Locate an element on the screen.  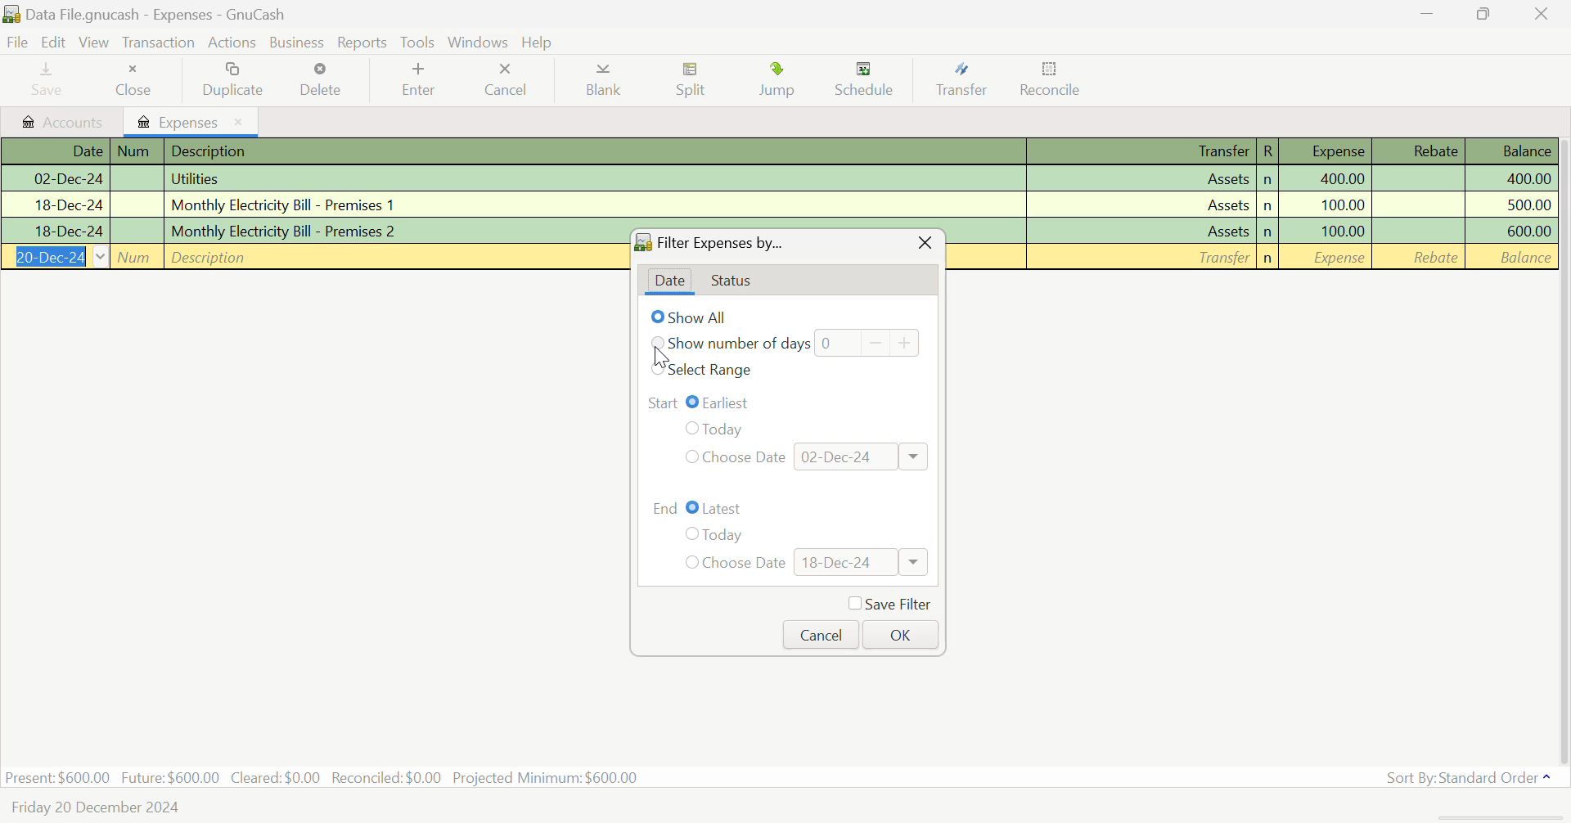
Balance is located at coordinates (1507, 153).